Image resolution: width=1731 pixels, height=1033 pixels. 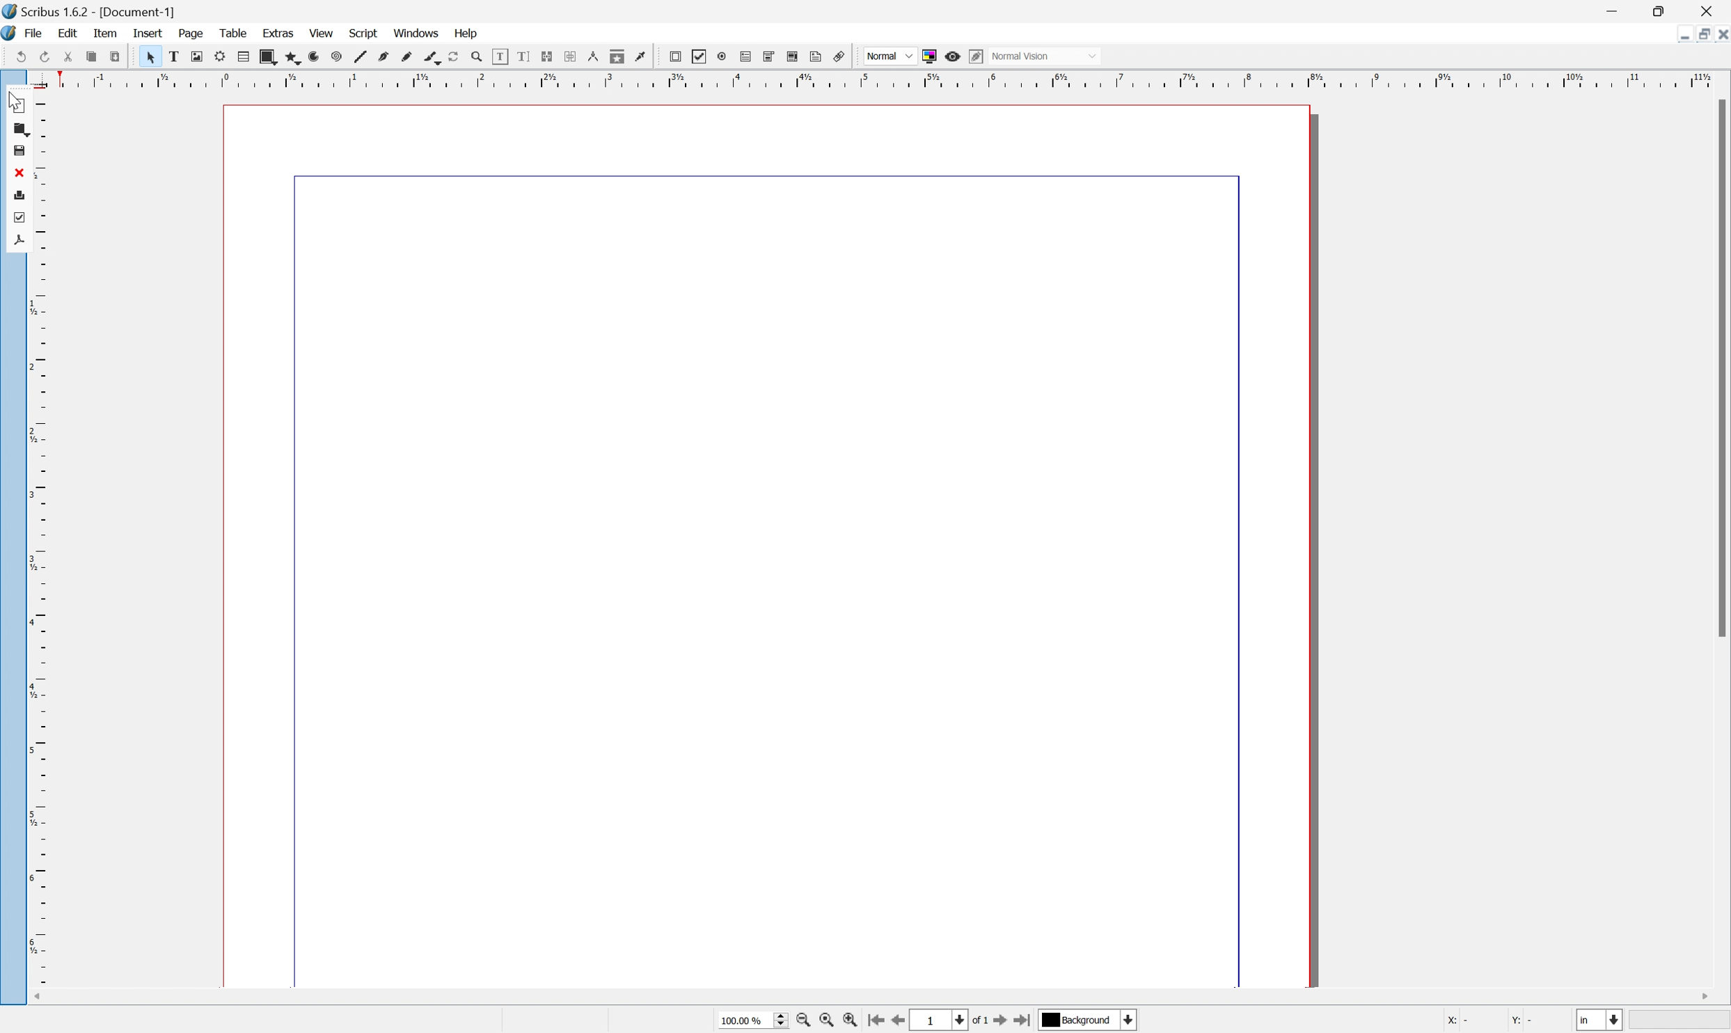 What do you see at coordinates (793, 56) in the screenshot?
I see `copy item properties` at bounding box center [793, 56].